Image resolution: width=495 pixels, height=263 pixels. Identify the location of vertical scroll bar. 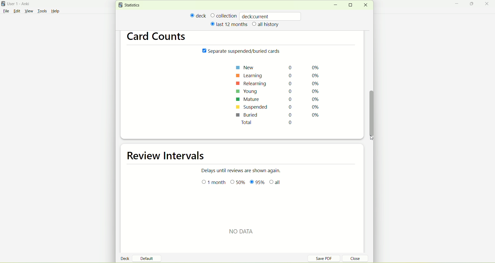
(373, 112).